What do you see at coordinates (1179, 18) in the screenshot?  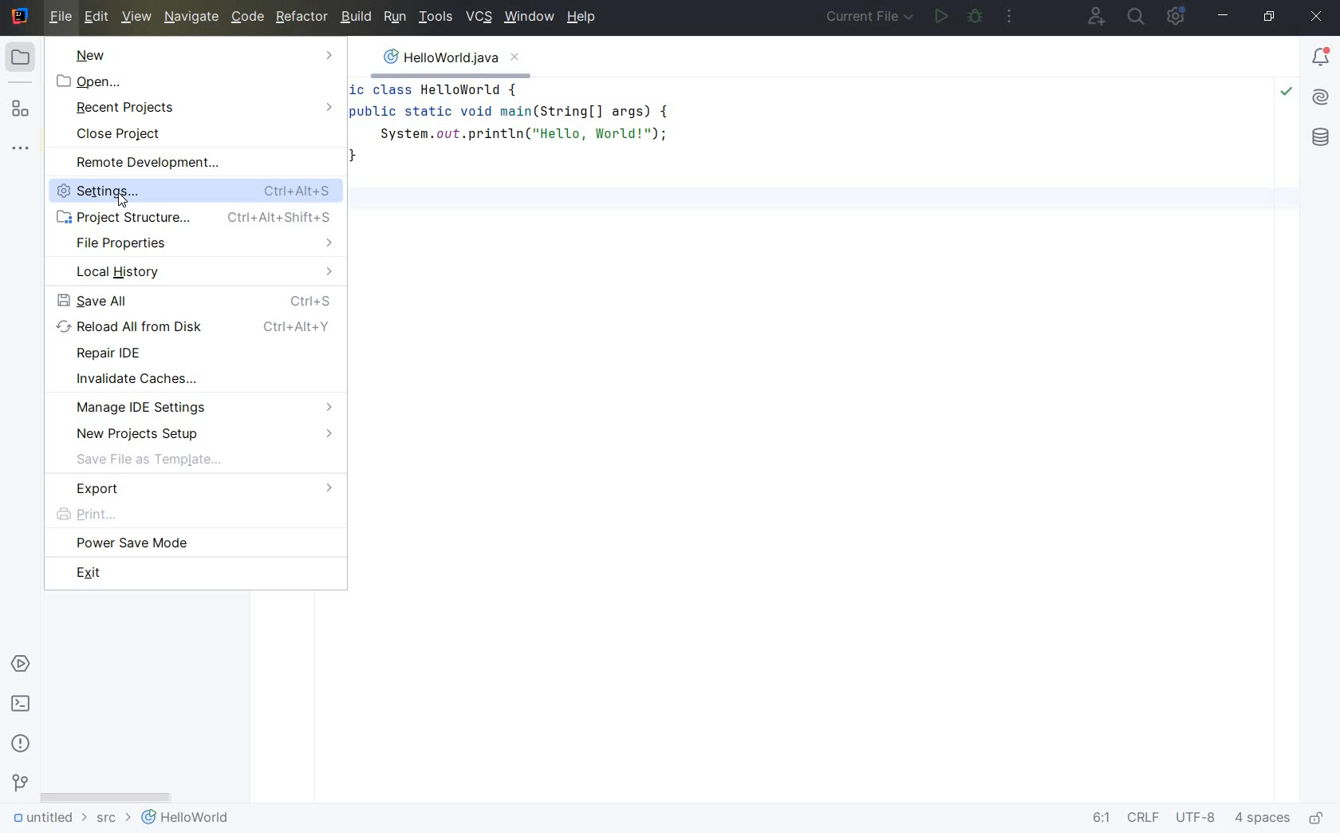 I see `IDE and Project Settings` at bounding box center [1179, 18].